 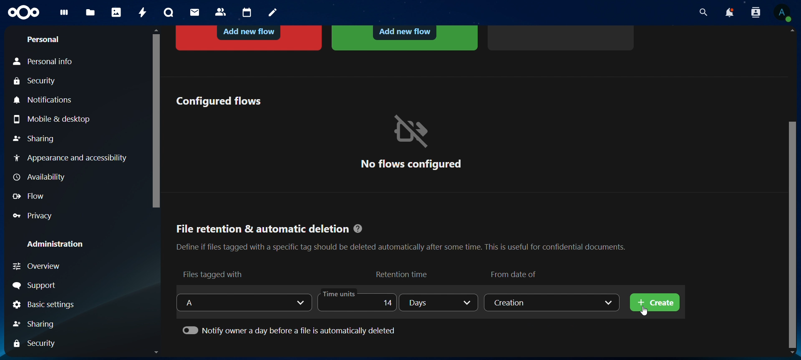 What do you see at coordinates (400, 235) in the screenshot?
I see `File retention & automatic deletion @
Define if files tagged with a specific tag should be deleted automatically after some time. This is useful for confidential documents.` at bounding box center [400, 235].